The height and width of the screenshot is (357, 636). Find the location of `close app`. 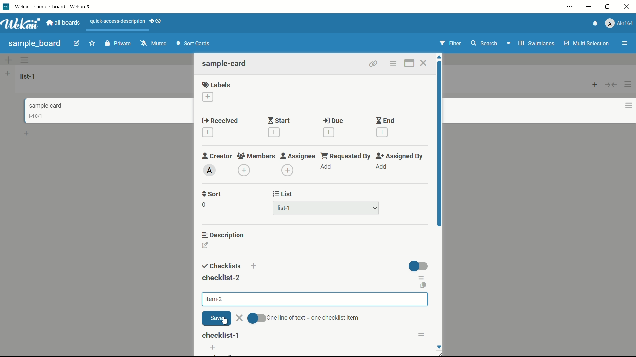

close app is located at coordinates (628, 7).